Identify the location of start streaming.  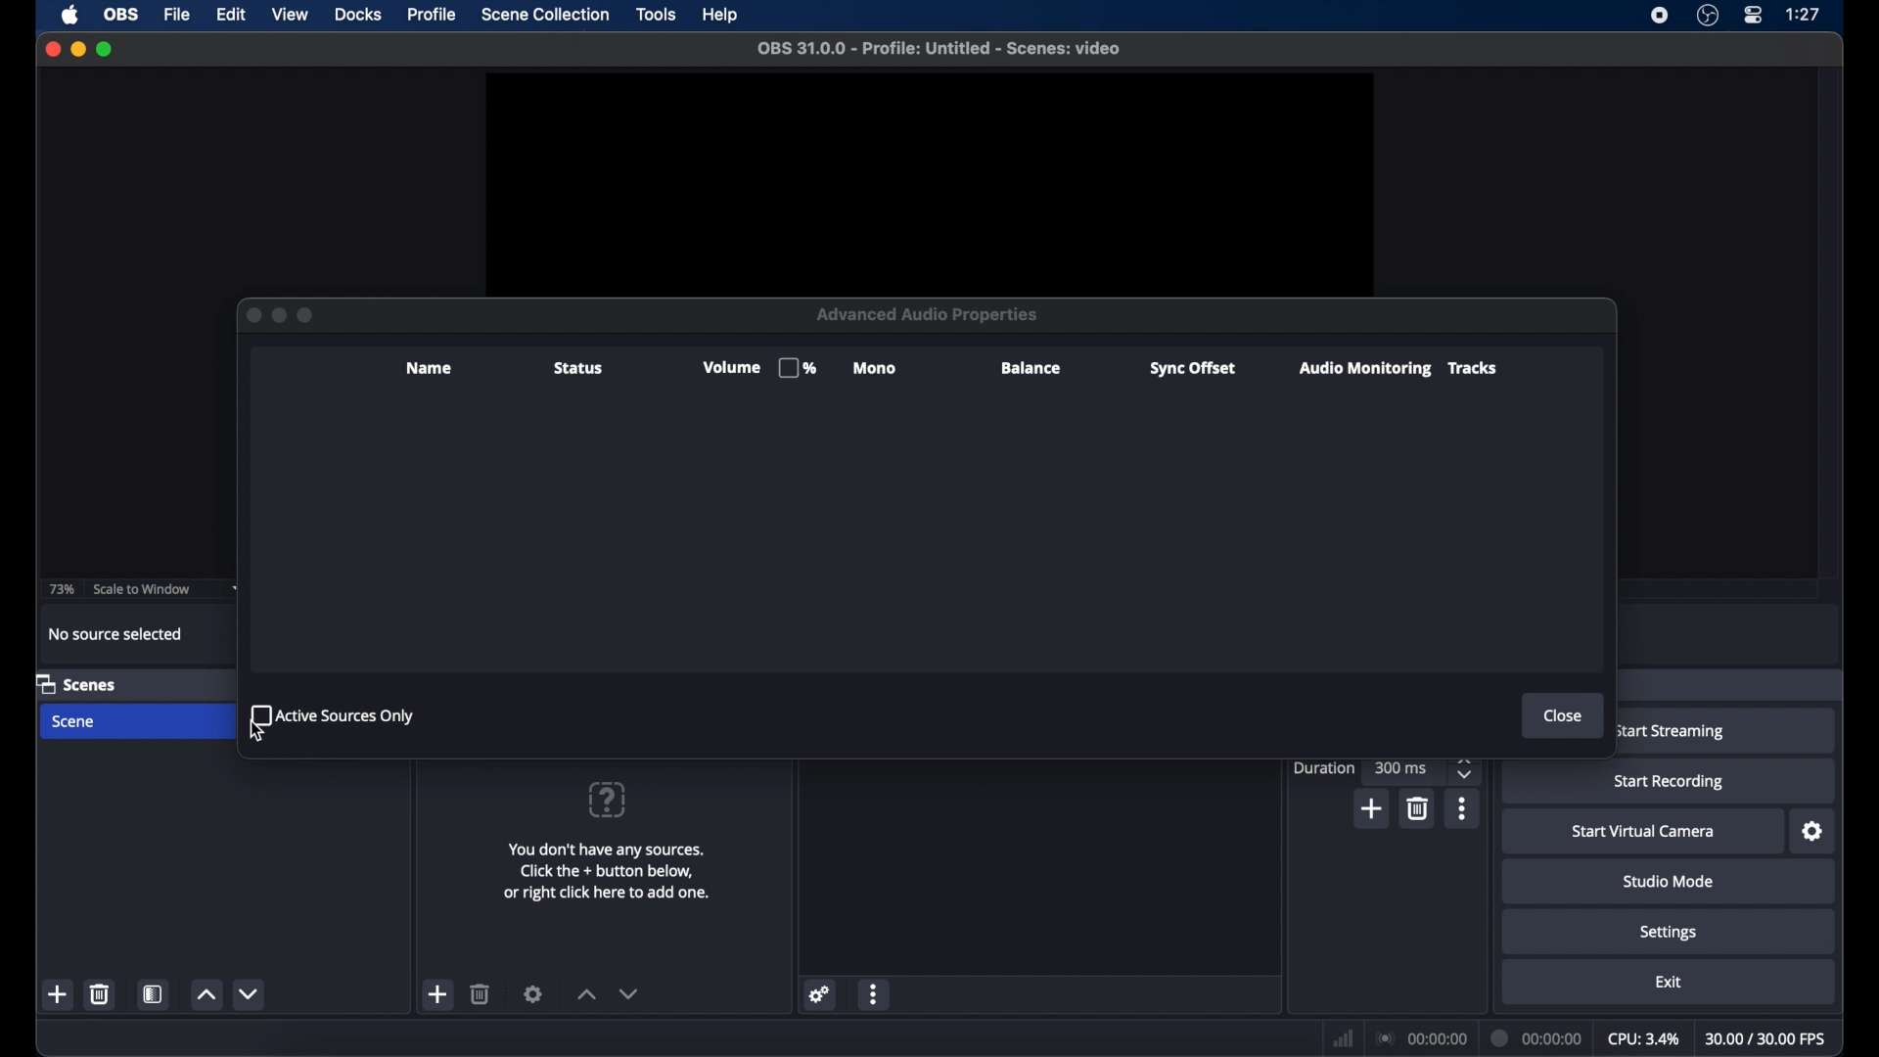
(1670, 732).